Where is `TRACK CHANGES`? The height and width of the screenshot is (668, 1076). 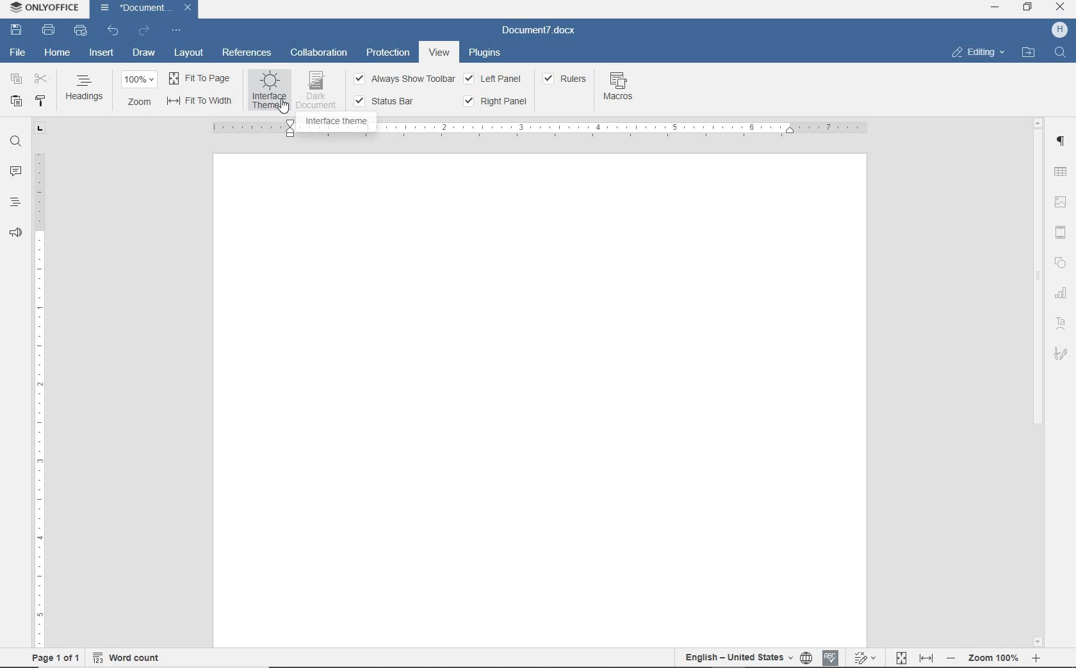 TRACK CHANGES is located at coordinates (868, 657).